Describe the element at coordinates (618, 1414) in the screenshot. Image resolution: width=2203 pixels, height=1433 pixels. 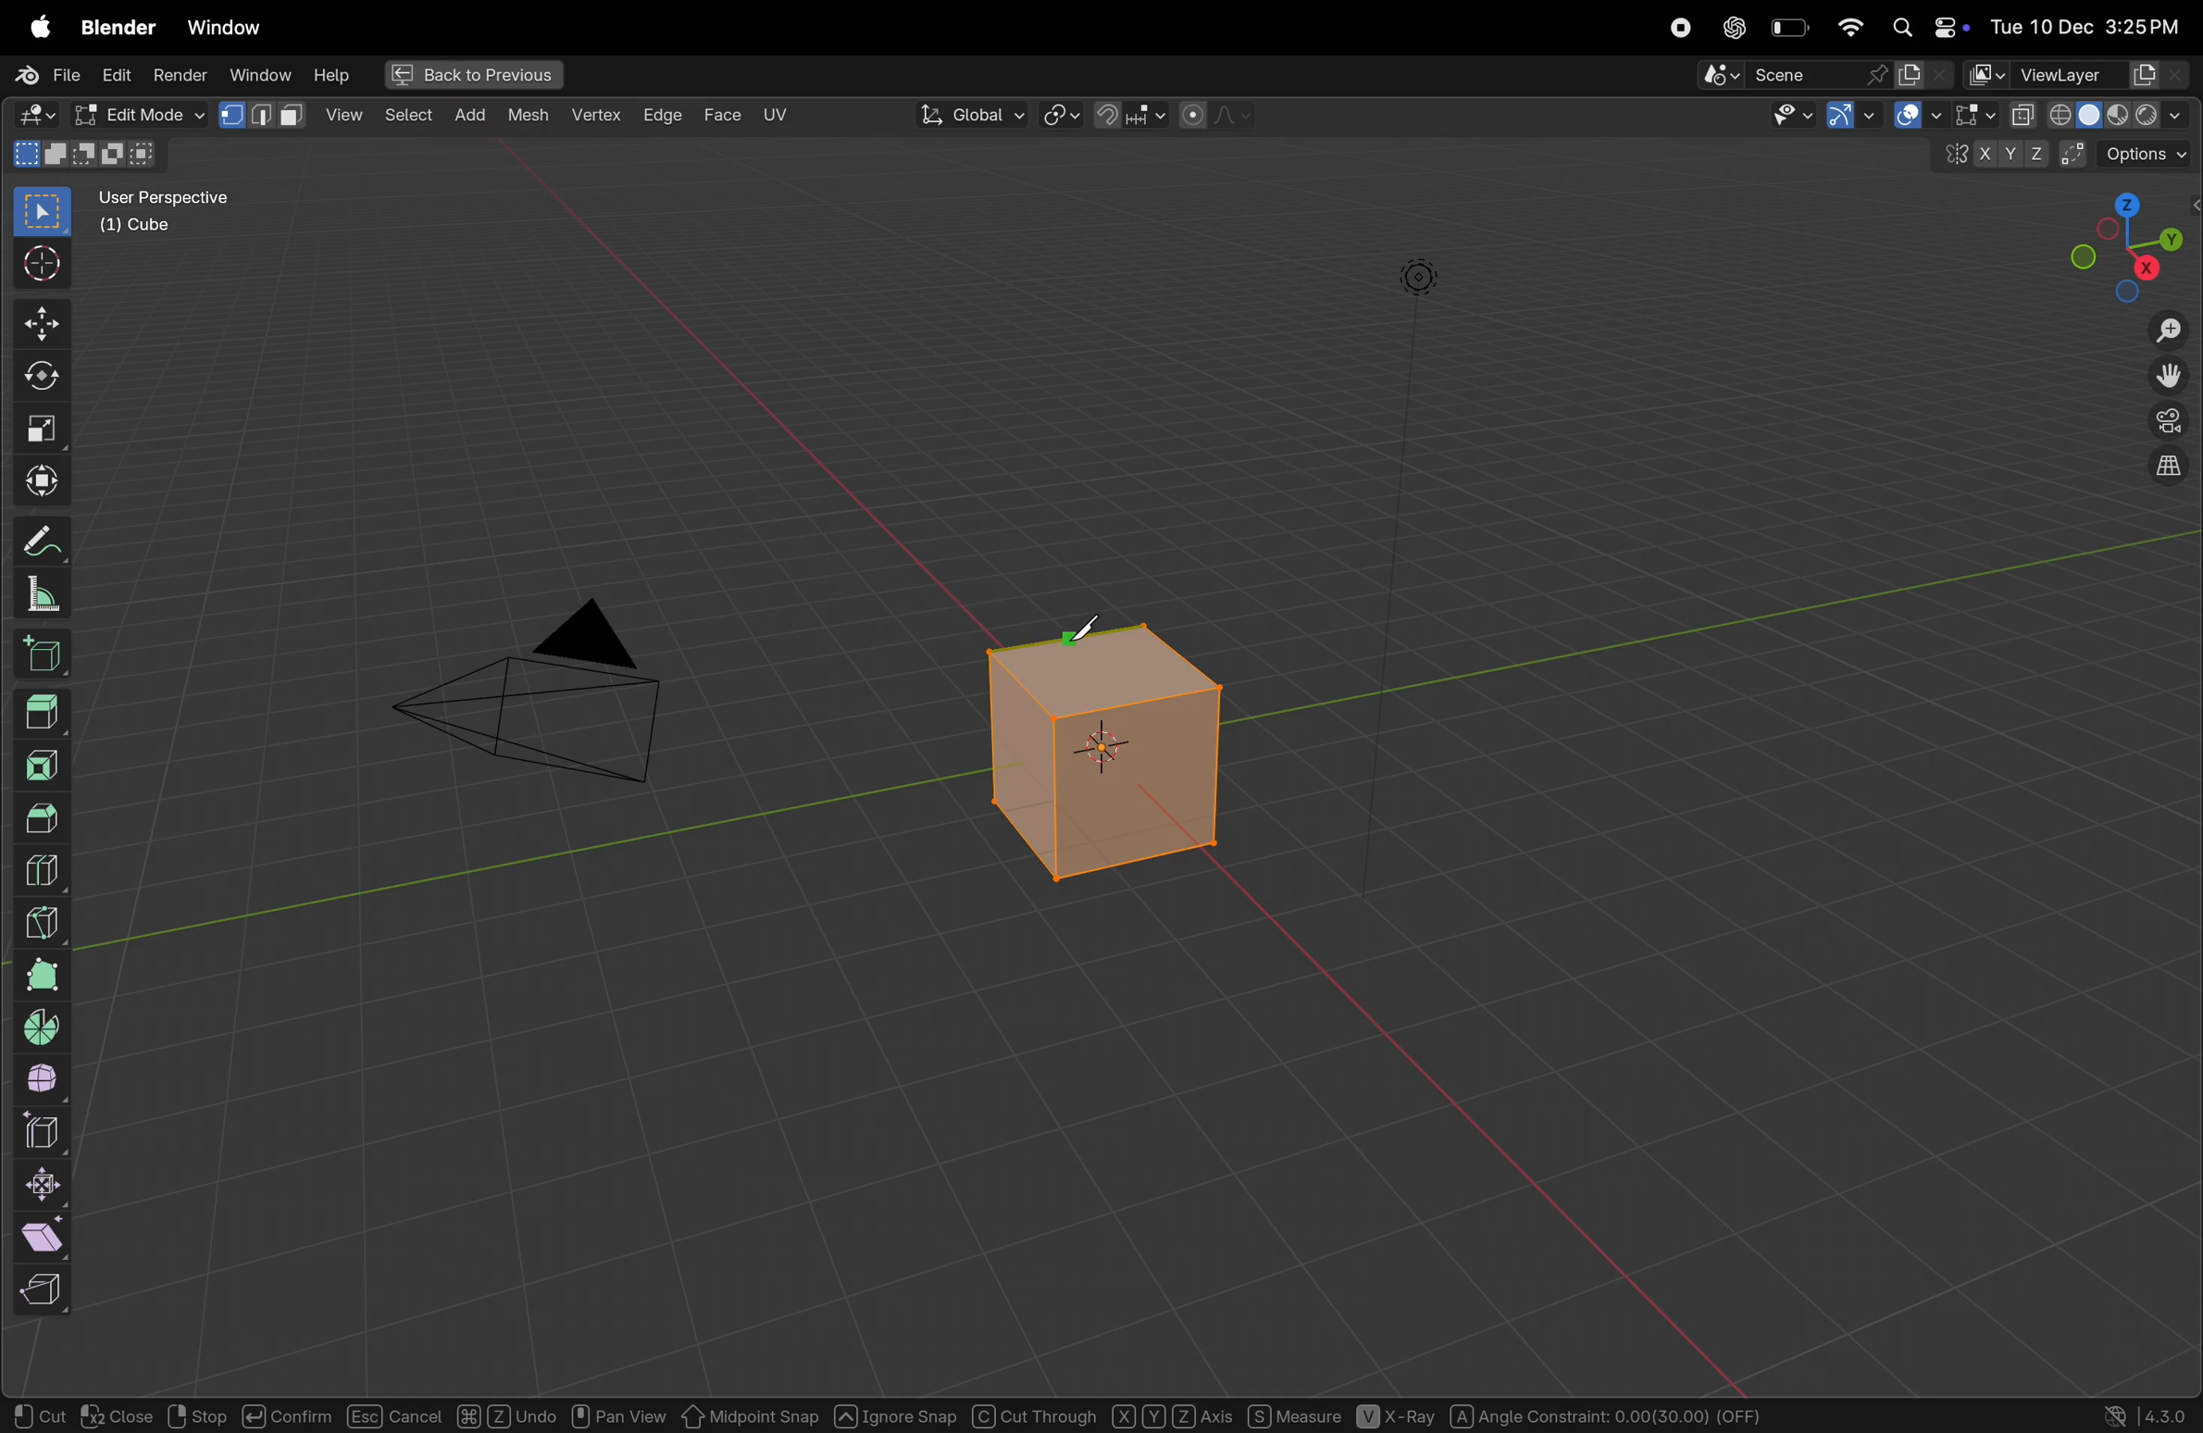
I see `Pan View` at that location.